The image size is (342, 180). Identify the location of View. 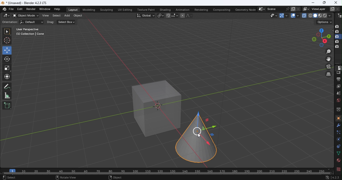
(45, 16).